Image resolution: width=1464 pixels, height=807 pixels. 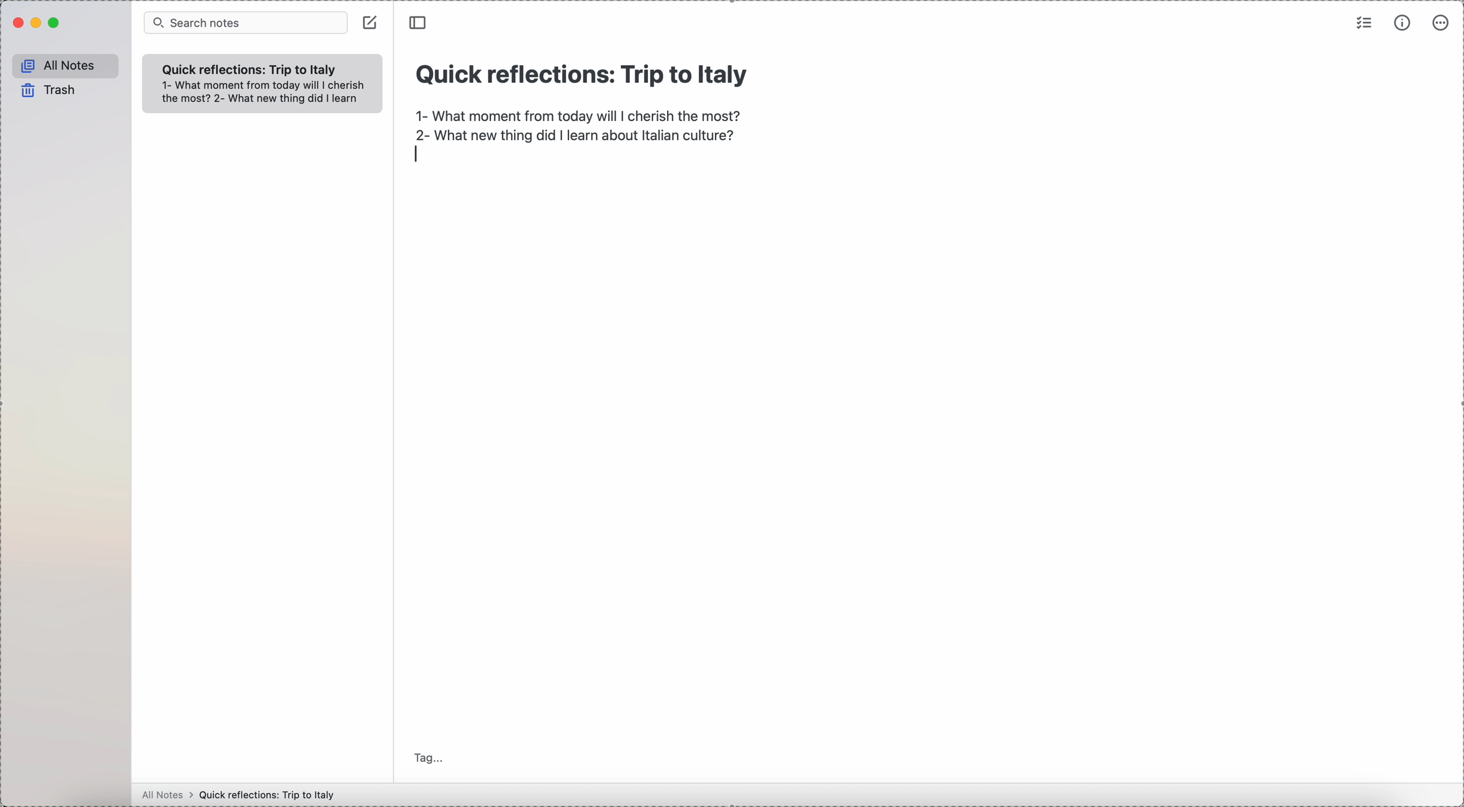 What do you see at coordinates (164, 796) in the screenshot?
I see `all notes` at bounding box center [164, 796].